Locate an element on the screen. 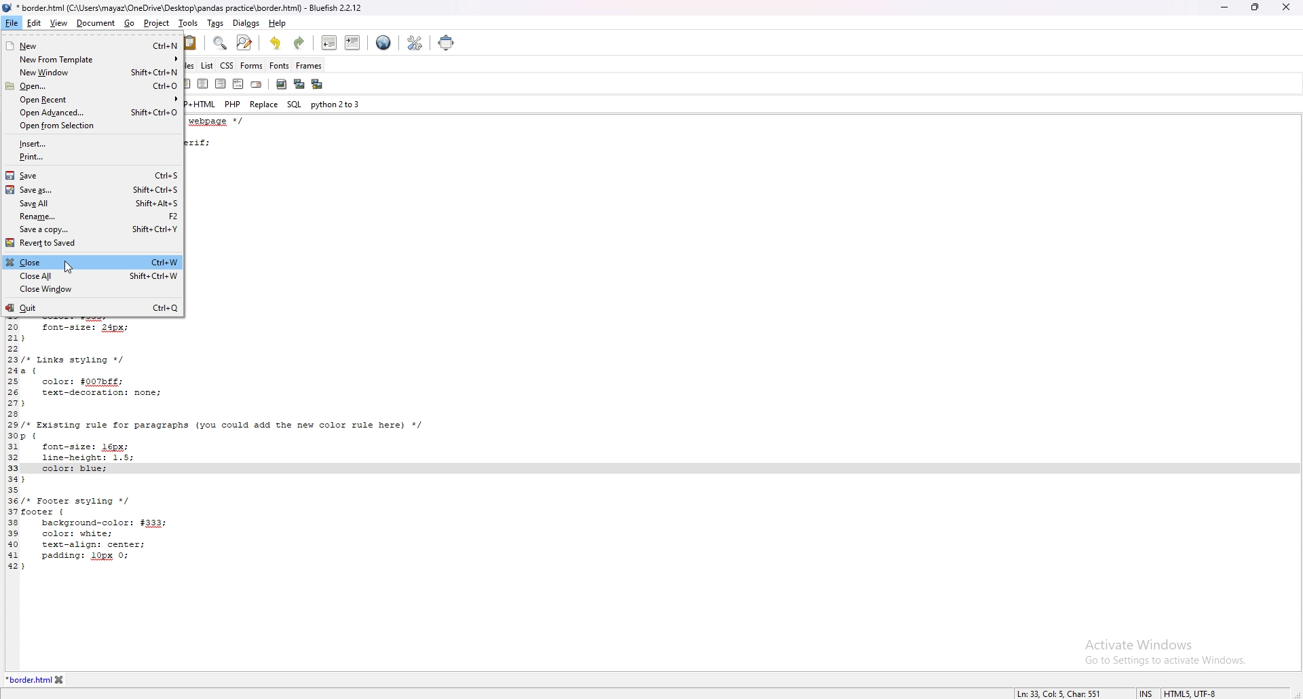  full screen is located at coordinates (445, 43).